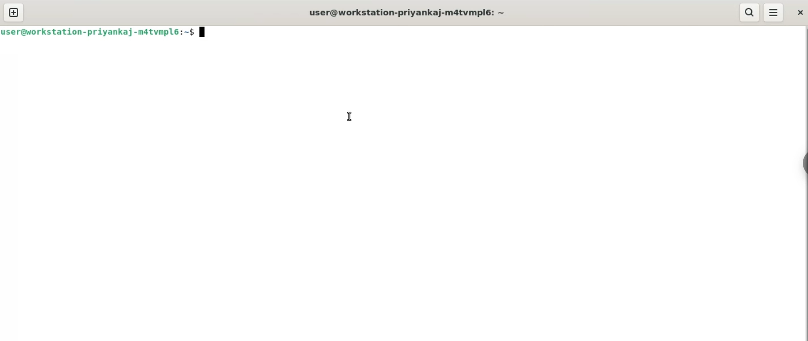 The width and height of the screenshot is (808, 341). Describe the element at coordinates (347, 116) in the screenshot. I see `cursor` at that location.